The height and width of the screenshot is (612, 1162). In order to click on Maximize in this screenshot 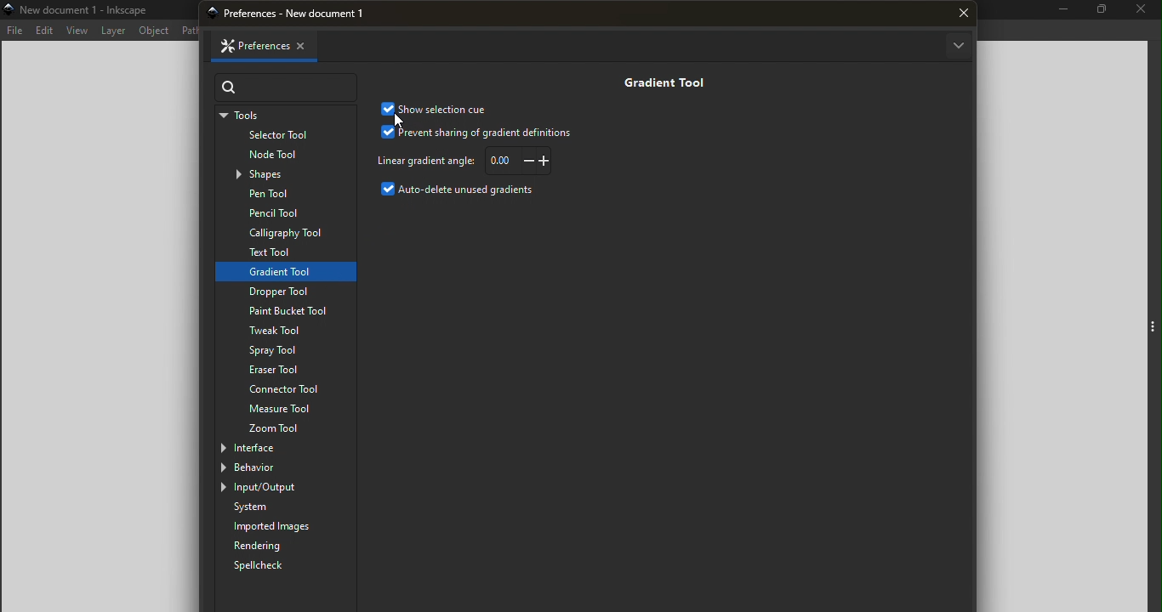, I will do `click(1100, 11)`.